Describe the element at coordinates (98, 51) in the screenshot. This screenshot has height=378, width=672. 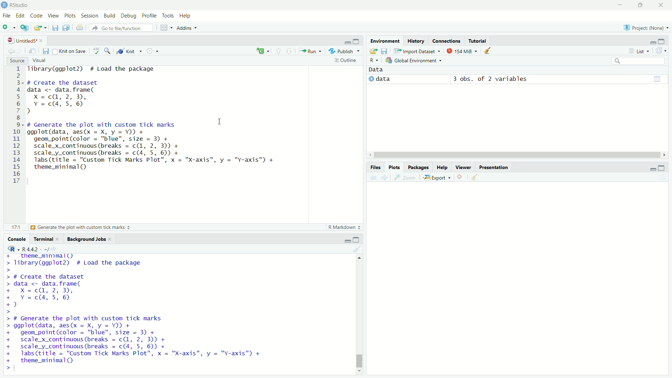
I see `spell check` at that location.